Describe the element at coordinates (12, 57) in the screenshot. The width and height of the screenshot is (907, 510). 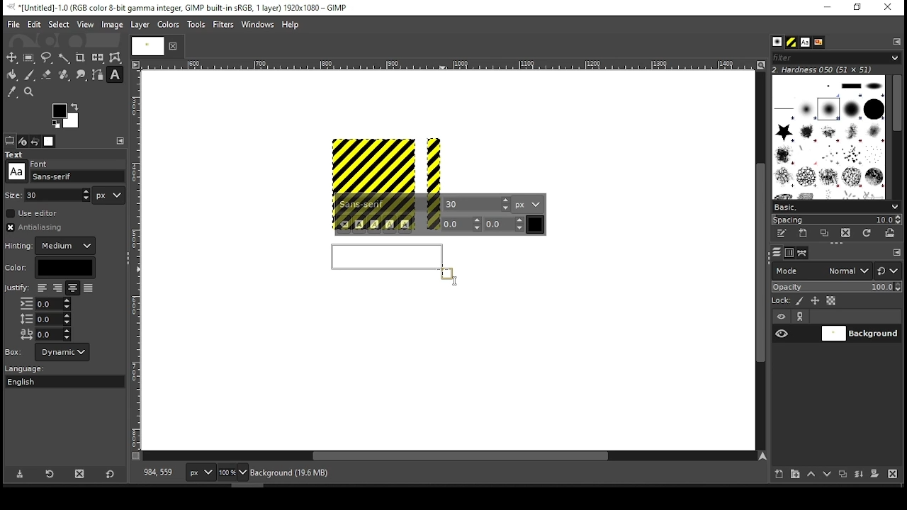
I see `selection tool` at that location.